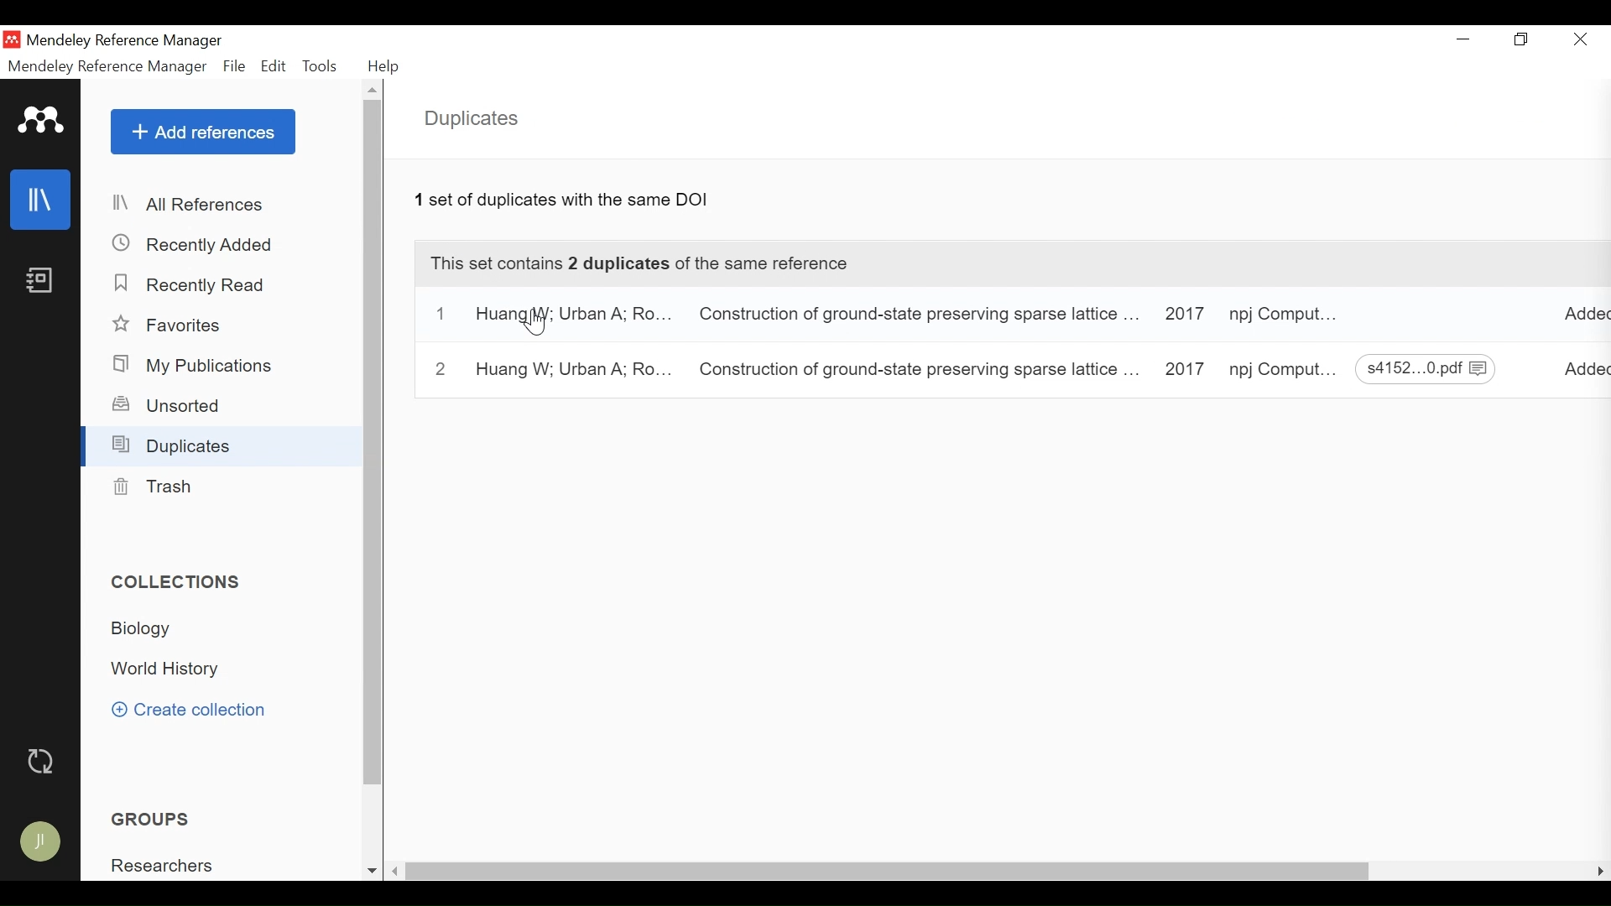 This screenshot has height=906, width=1611. I want to click on Duplicates, so click(474, 118).